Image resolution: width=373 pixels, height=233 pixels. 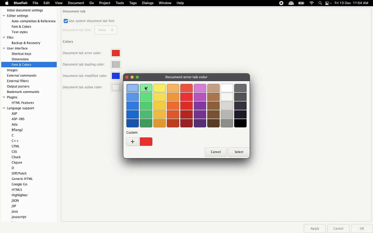 What do you see at coordinates (35, 3) in the screenshot?
I see `File` at bounding box center [35, 3].